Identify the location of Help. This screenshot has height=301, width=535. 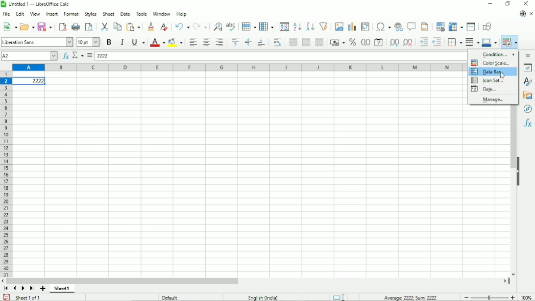
(182, 14).